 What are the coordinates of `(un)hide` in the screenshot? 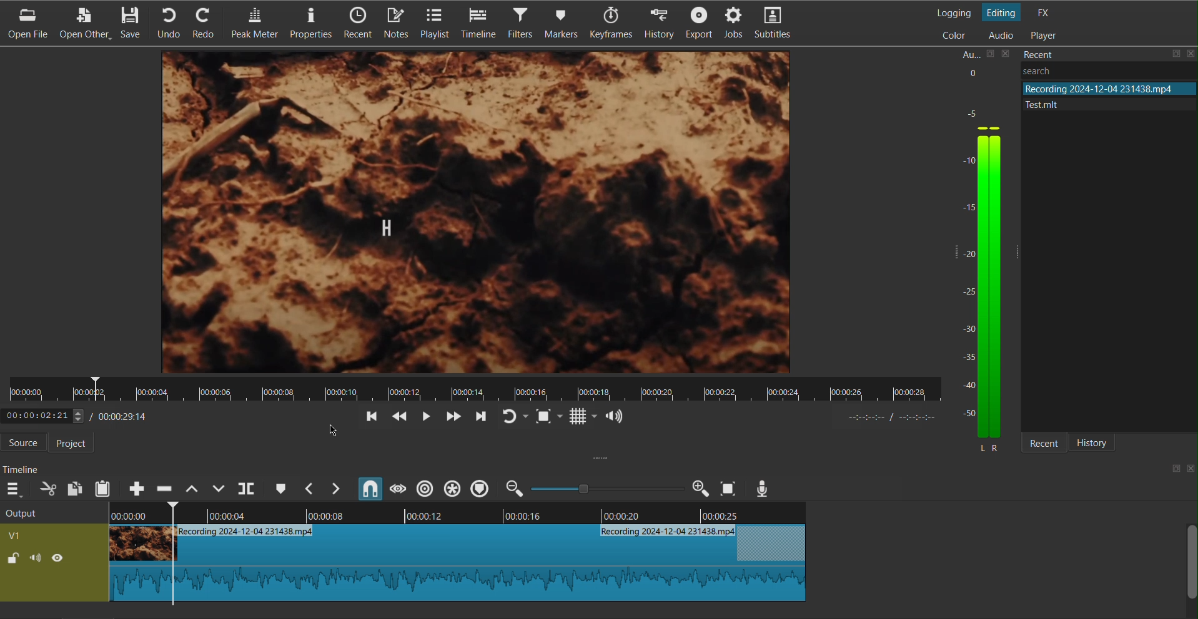 It's located at (57, 557).